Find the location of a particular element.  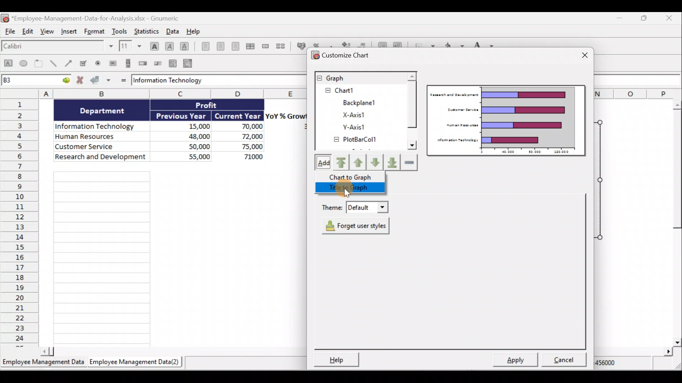

Accept change is located at coordinates (102, 81).